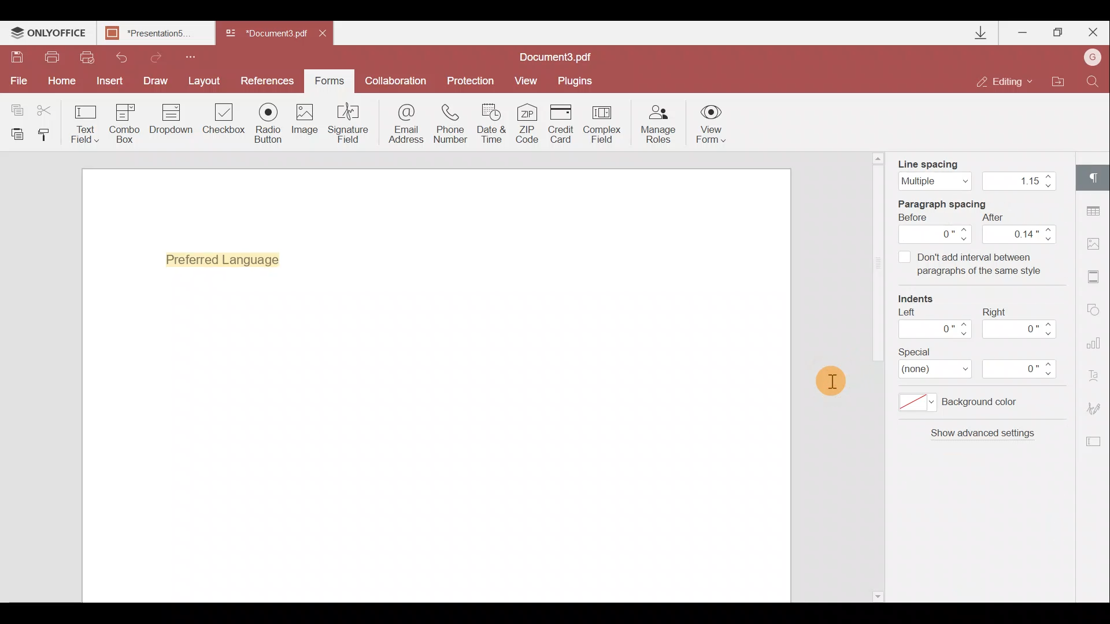 The width and height of the screenshot is (1110, 624). What do you see at coordinates (968, 264) in the screenshot?
I see `Don't add interval between
paragraphs of the same style` at bounding box center [968, 264].